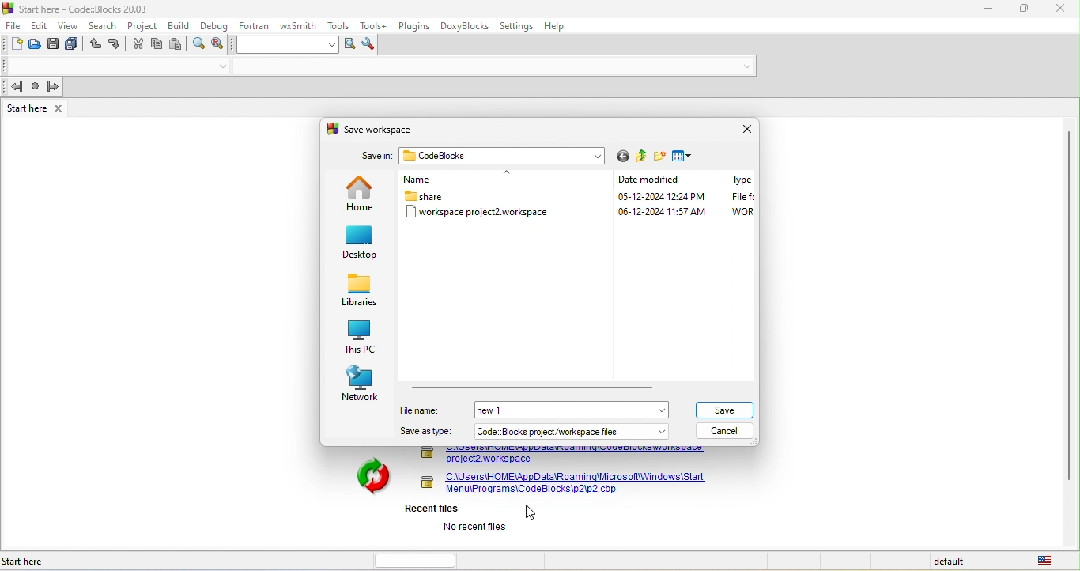  What do you see at coordinates (534, 386) in the screenshot?
I see `horizontal scroll bar` at bounding box center [534, 386].